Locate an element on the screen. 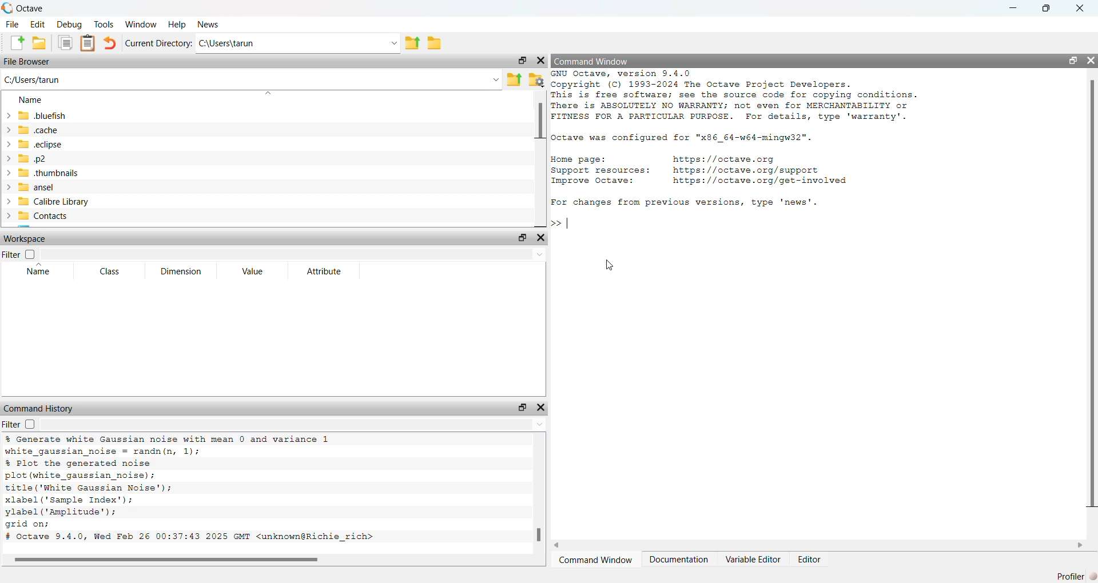  Filter is located at coordinates (11, 255).